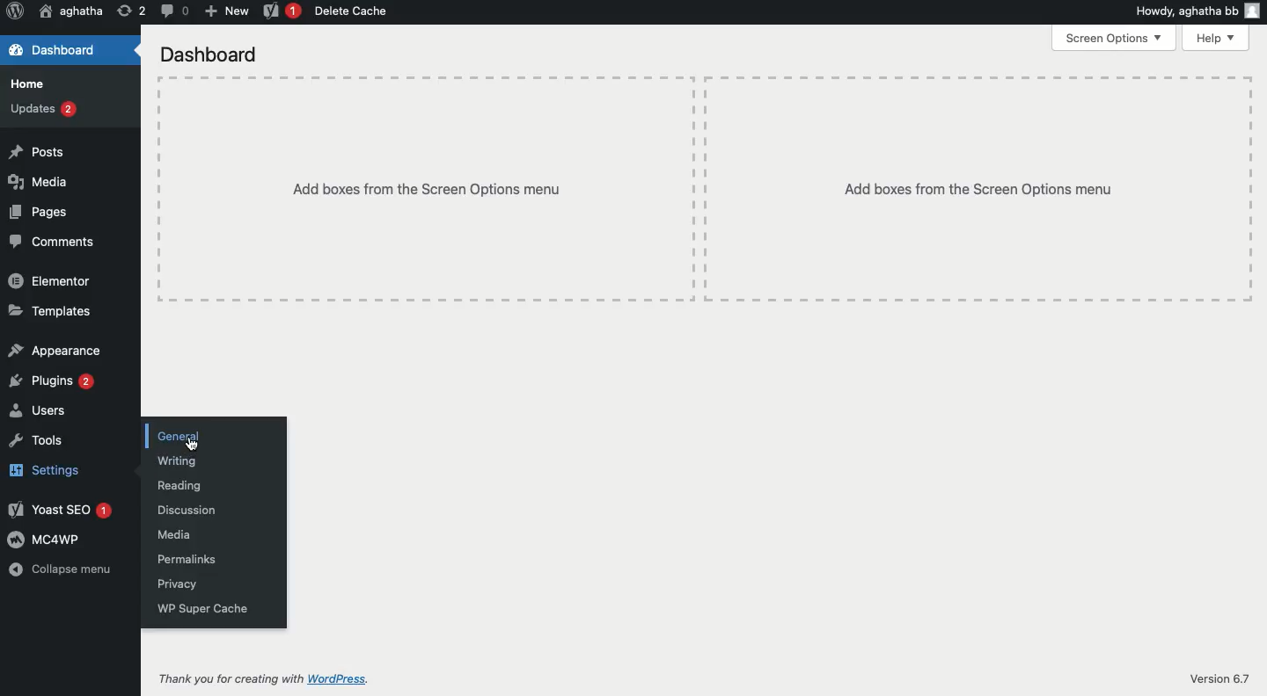  I want to click on Updates, so click(44, 109).